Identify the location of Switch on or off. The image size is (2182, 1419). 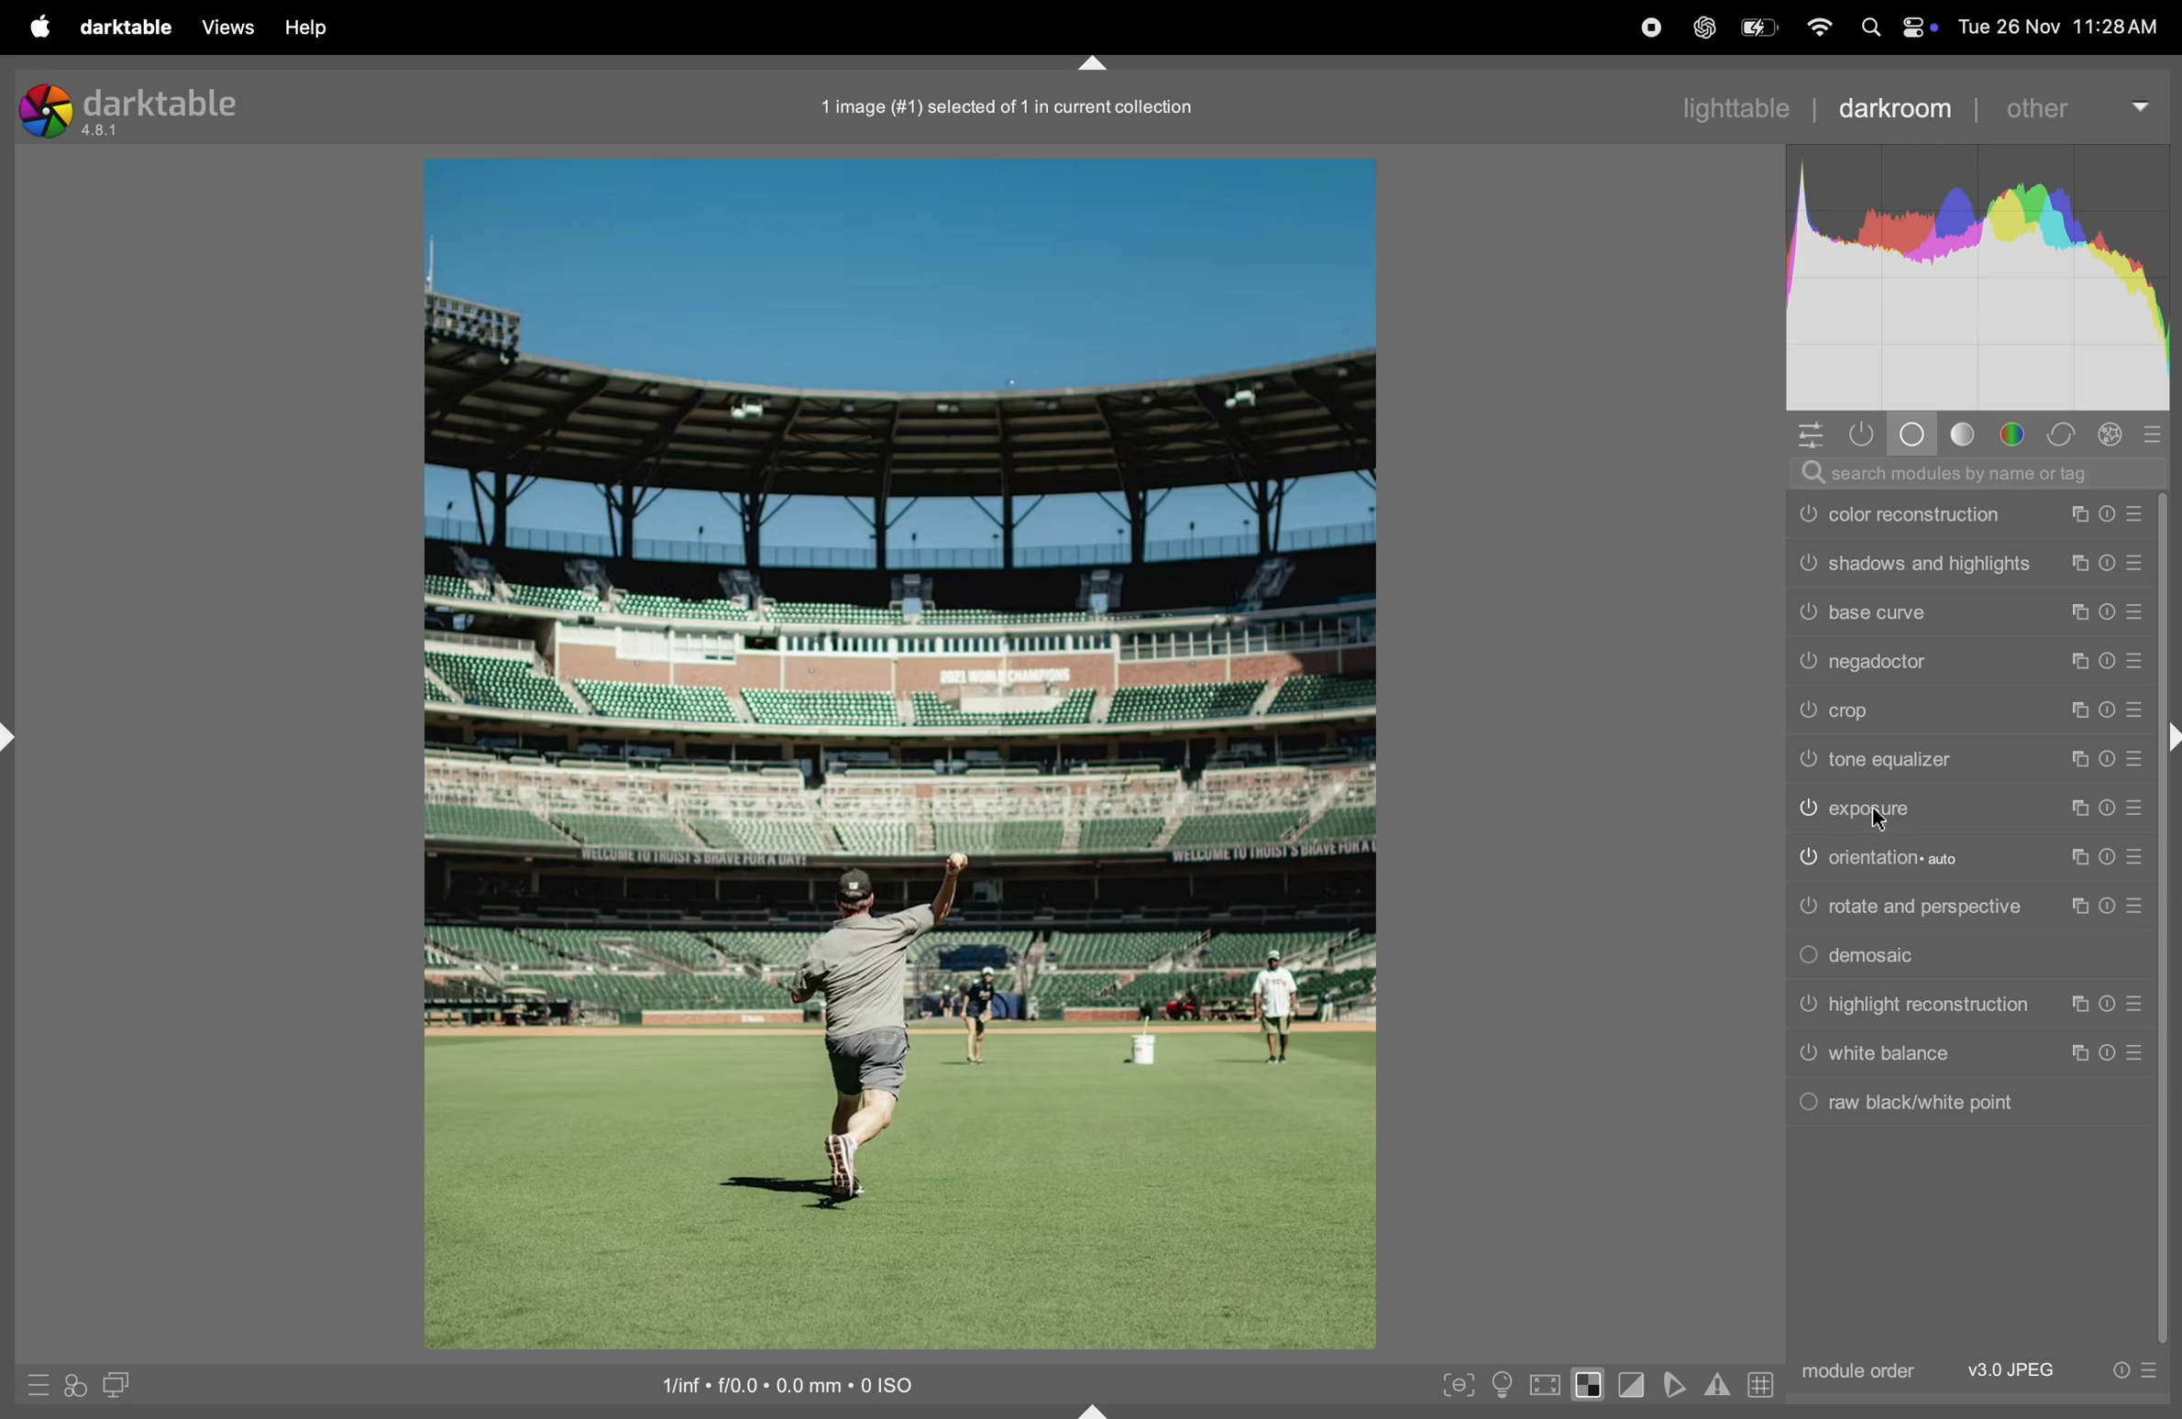
(1806, 808).